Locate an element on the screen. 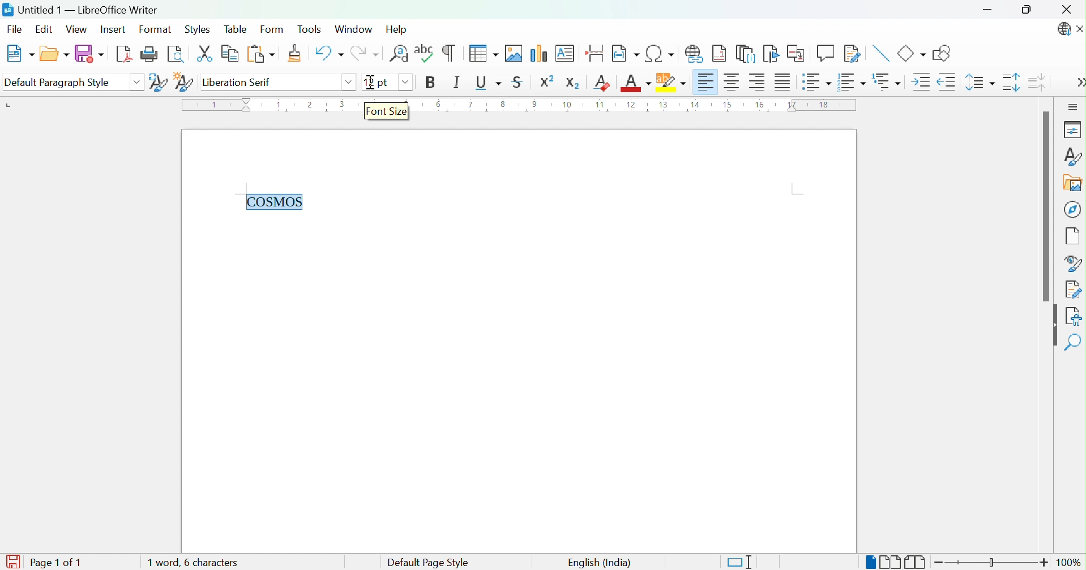 The image size is (1086, 570). Hide is located at coordinates (1051, 327).